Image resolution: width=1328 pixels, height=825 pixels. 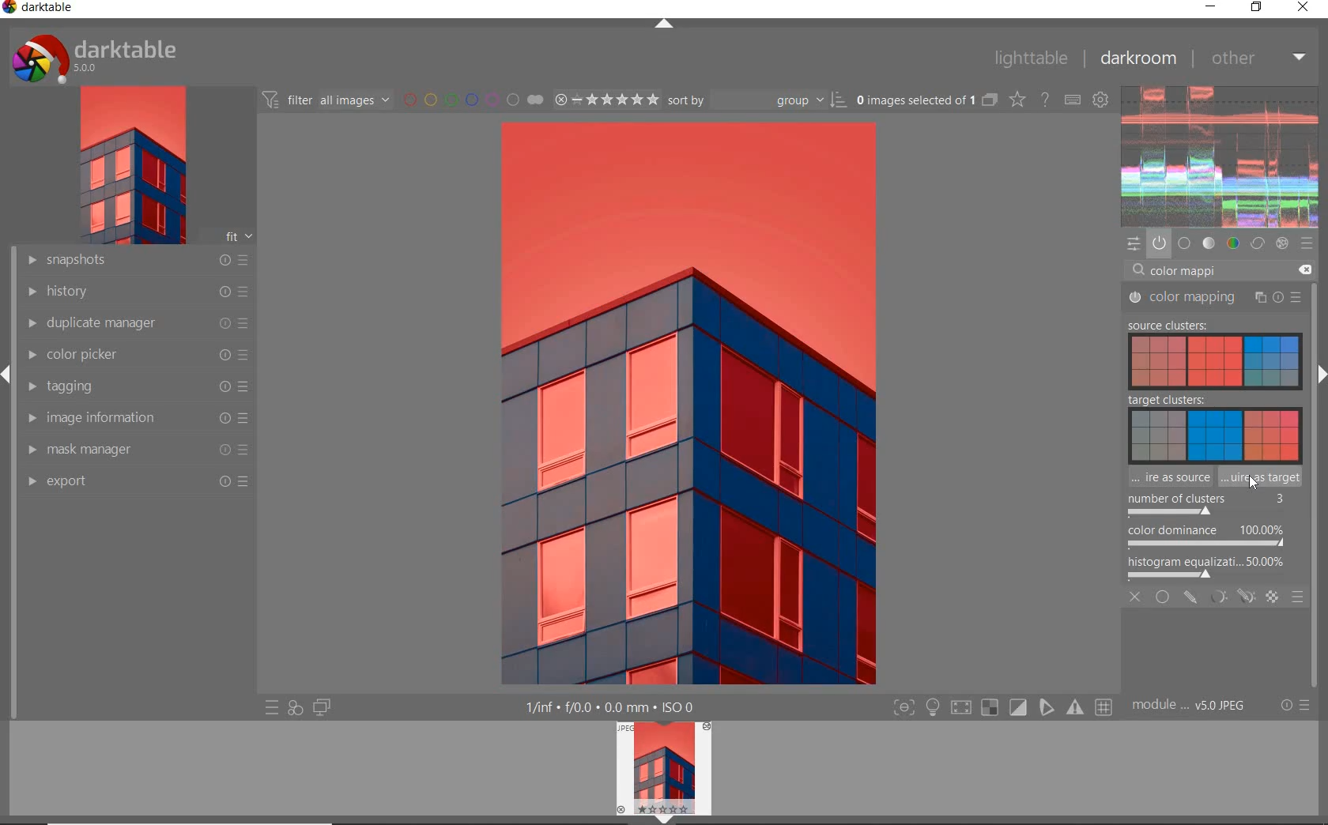 What do you see at coordinates (1220, 156) in the screenshot?
I see `wave form` at bounding box center [1220, 156].